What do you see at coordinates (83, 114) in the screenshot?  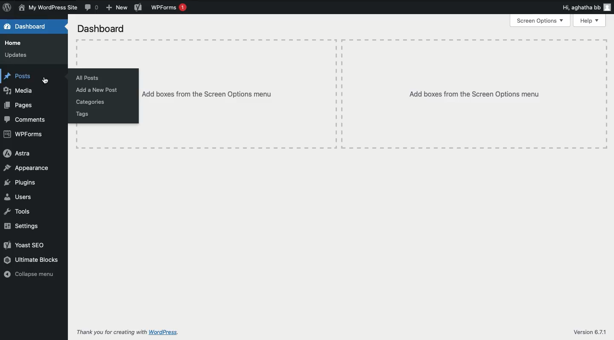 I see `Tags` at bounding box center [83, 114].